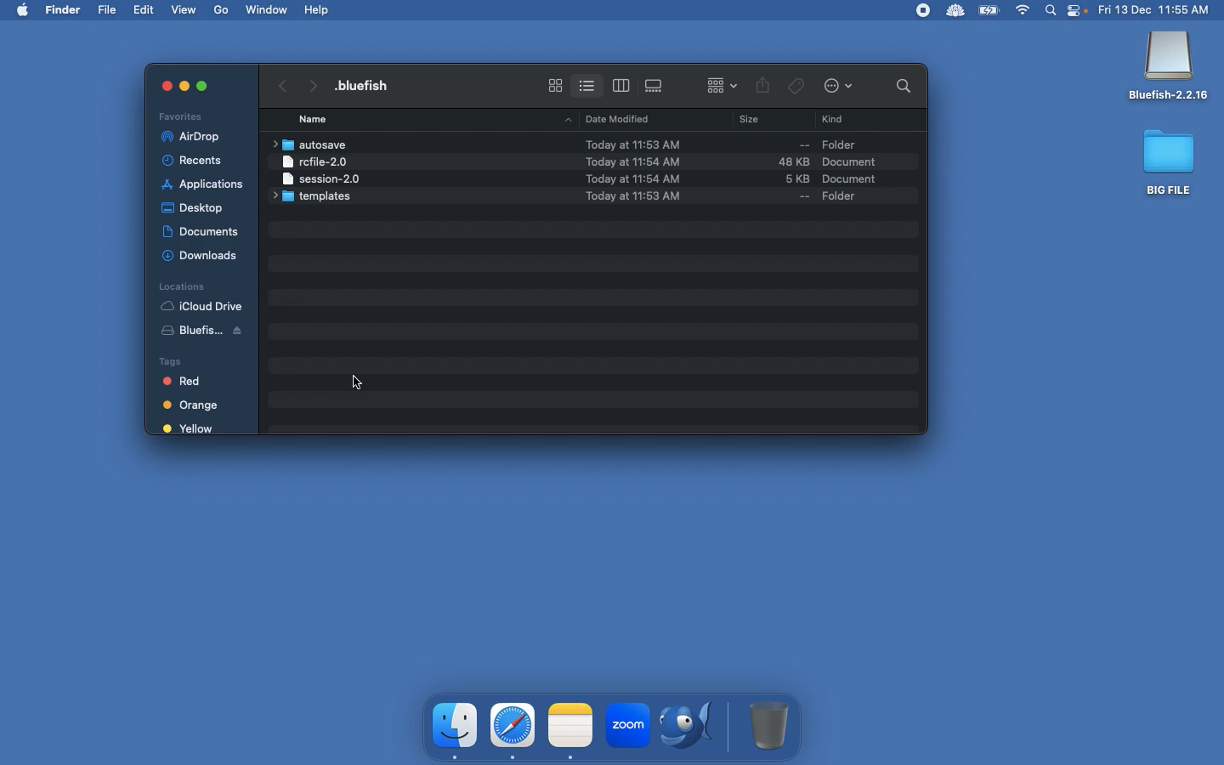 This screenshot has height=765, width=1224. Describe the element at coordinates (621, 85) in the screenshot. I see `Column View` at that location.